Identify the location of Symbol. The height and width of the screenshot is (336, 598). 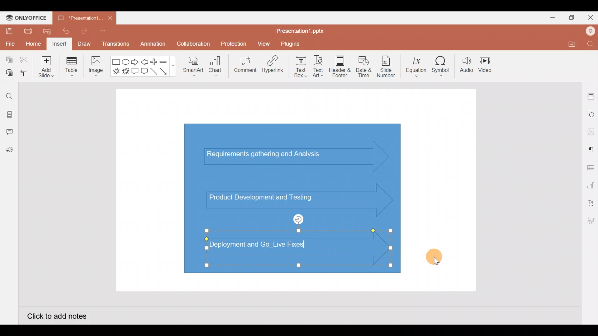
(441, 65).